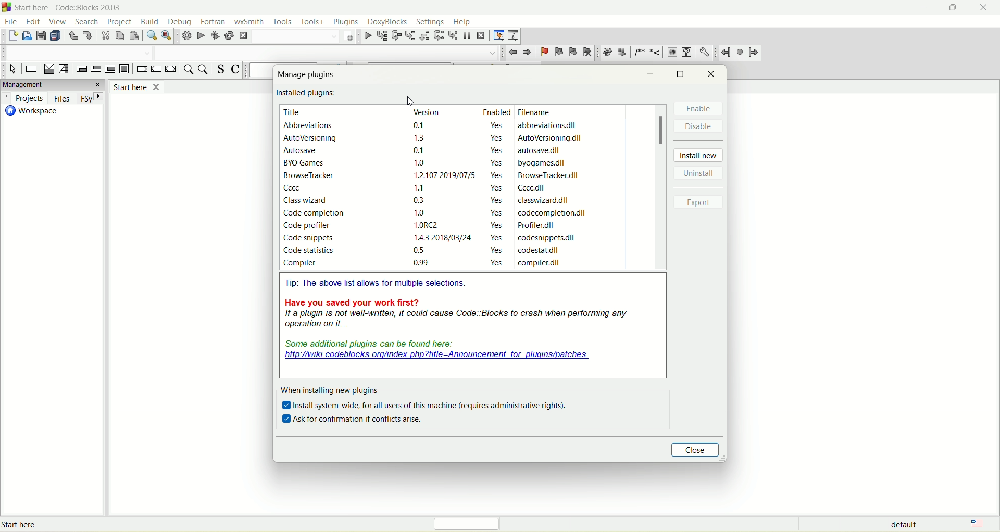  Describe the element at coordinates (680, 74) in the screenshot. I see `maximize` at that location.